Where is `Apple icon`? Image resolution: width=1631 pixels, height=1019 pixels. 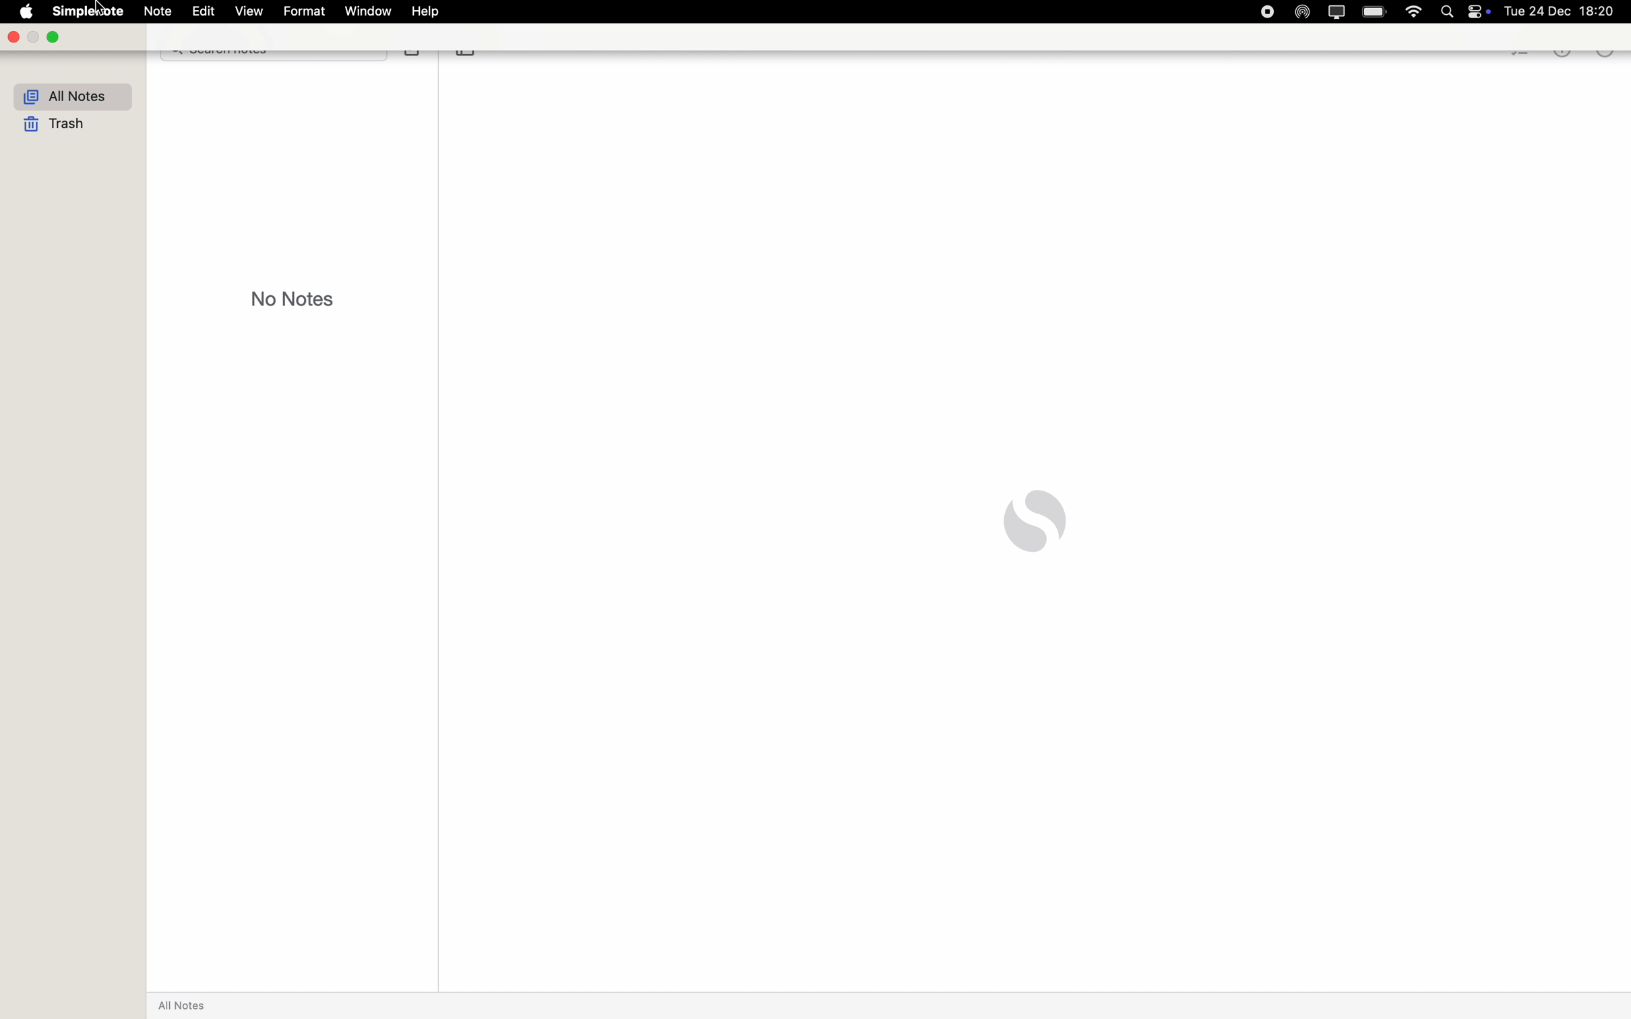
Apple icon is located at coordinates (24, 11).